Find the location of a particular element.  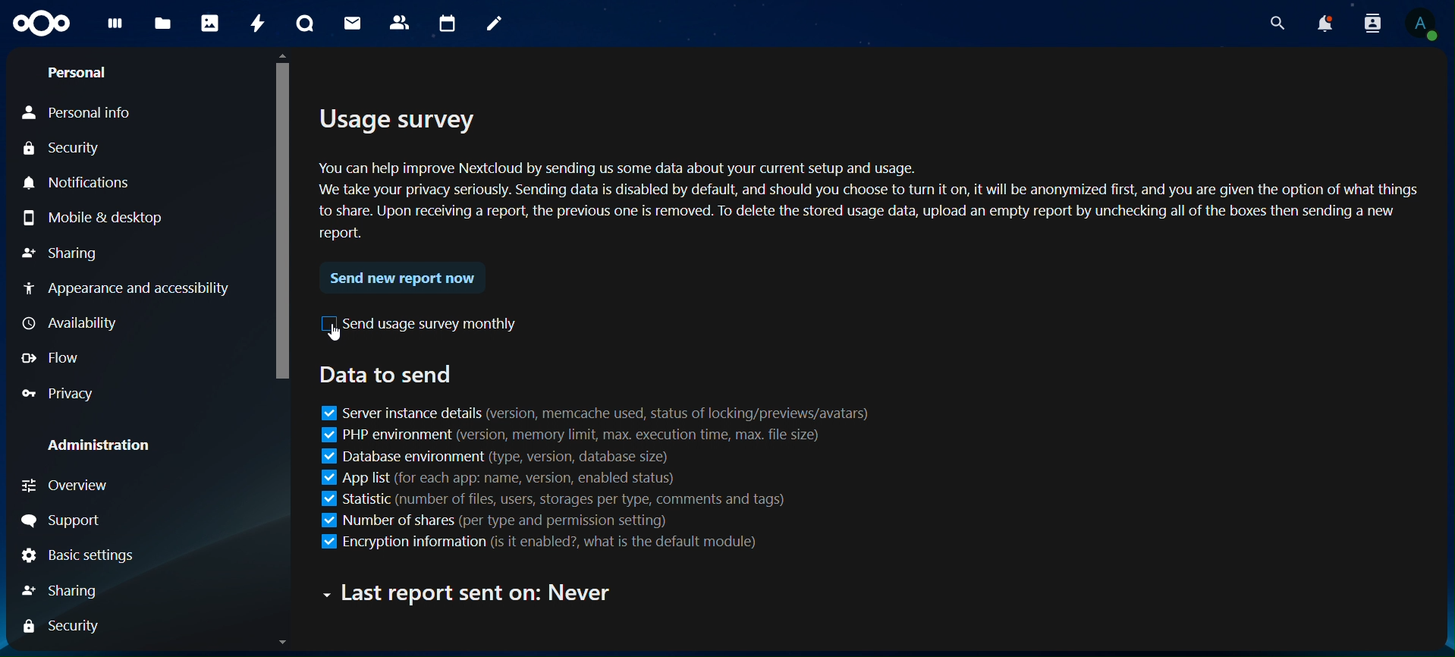

Sharing is located at coordinates (61, 253).